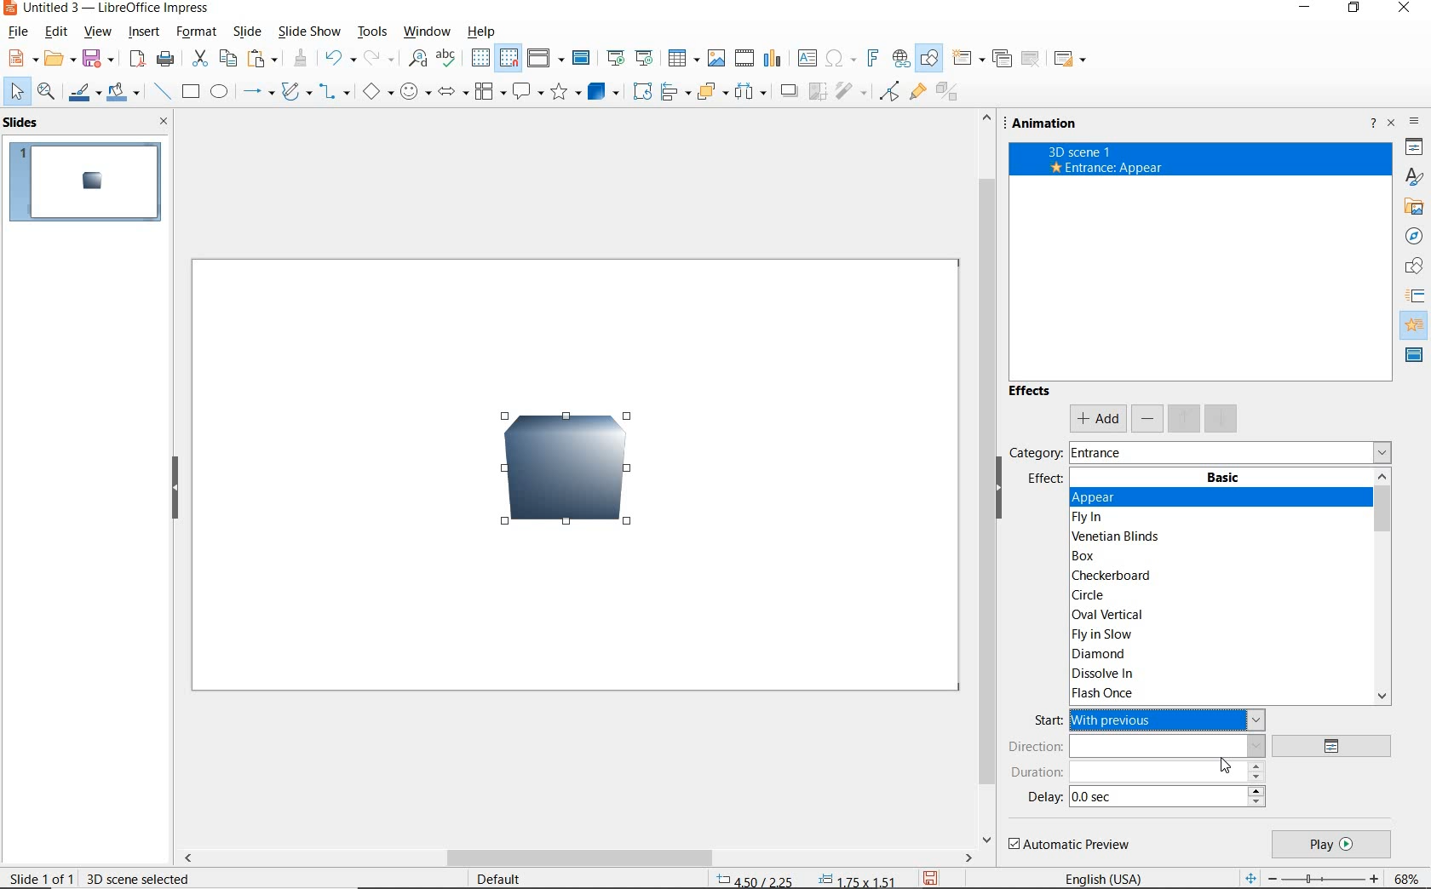  Describe the element at coordinates (1072, 60) in the screenshot. I see `slide layout` at that location.